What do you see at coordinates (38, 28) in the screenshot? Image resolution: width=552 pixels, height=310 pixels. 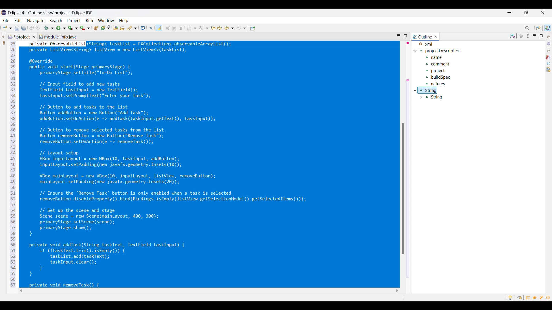 I see `Redo` at bounding box center [38, 28].